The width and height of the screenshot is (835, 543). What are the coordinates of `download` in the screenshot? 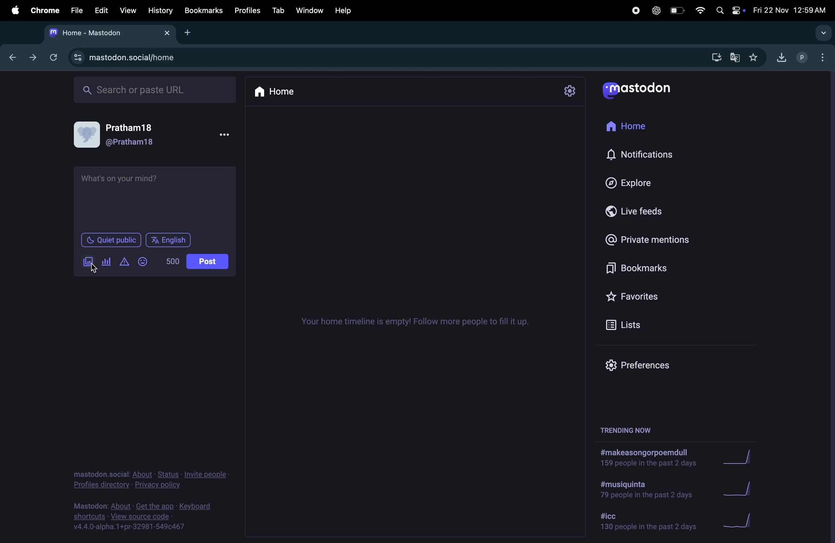 It's located at (780, 58).